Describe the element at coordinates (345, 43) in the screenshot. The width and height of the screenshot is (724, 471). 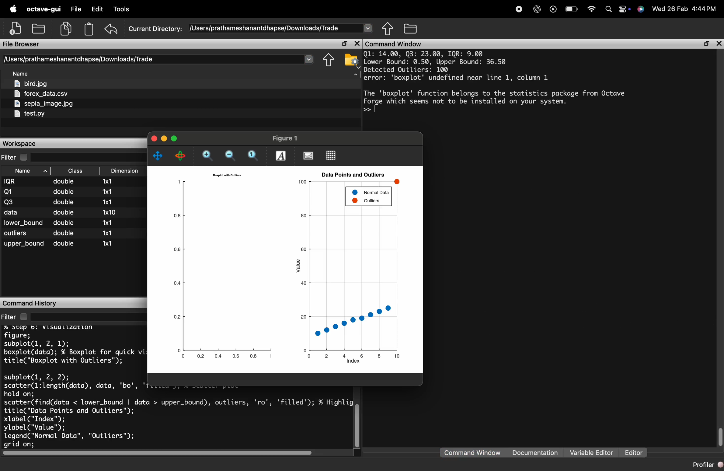
I see `open in separate window` at that location.